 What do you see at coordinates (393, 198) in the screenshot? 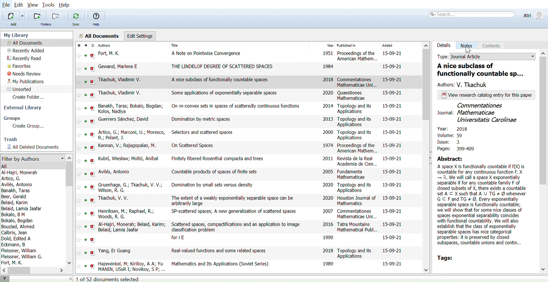
I see `15-09-21` at bounding box center [393, 198].